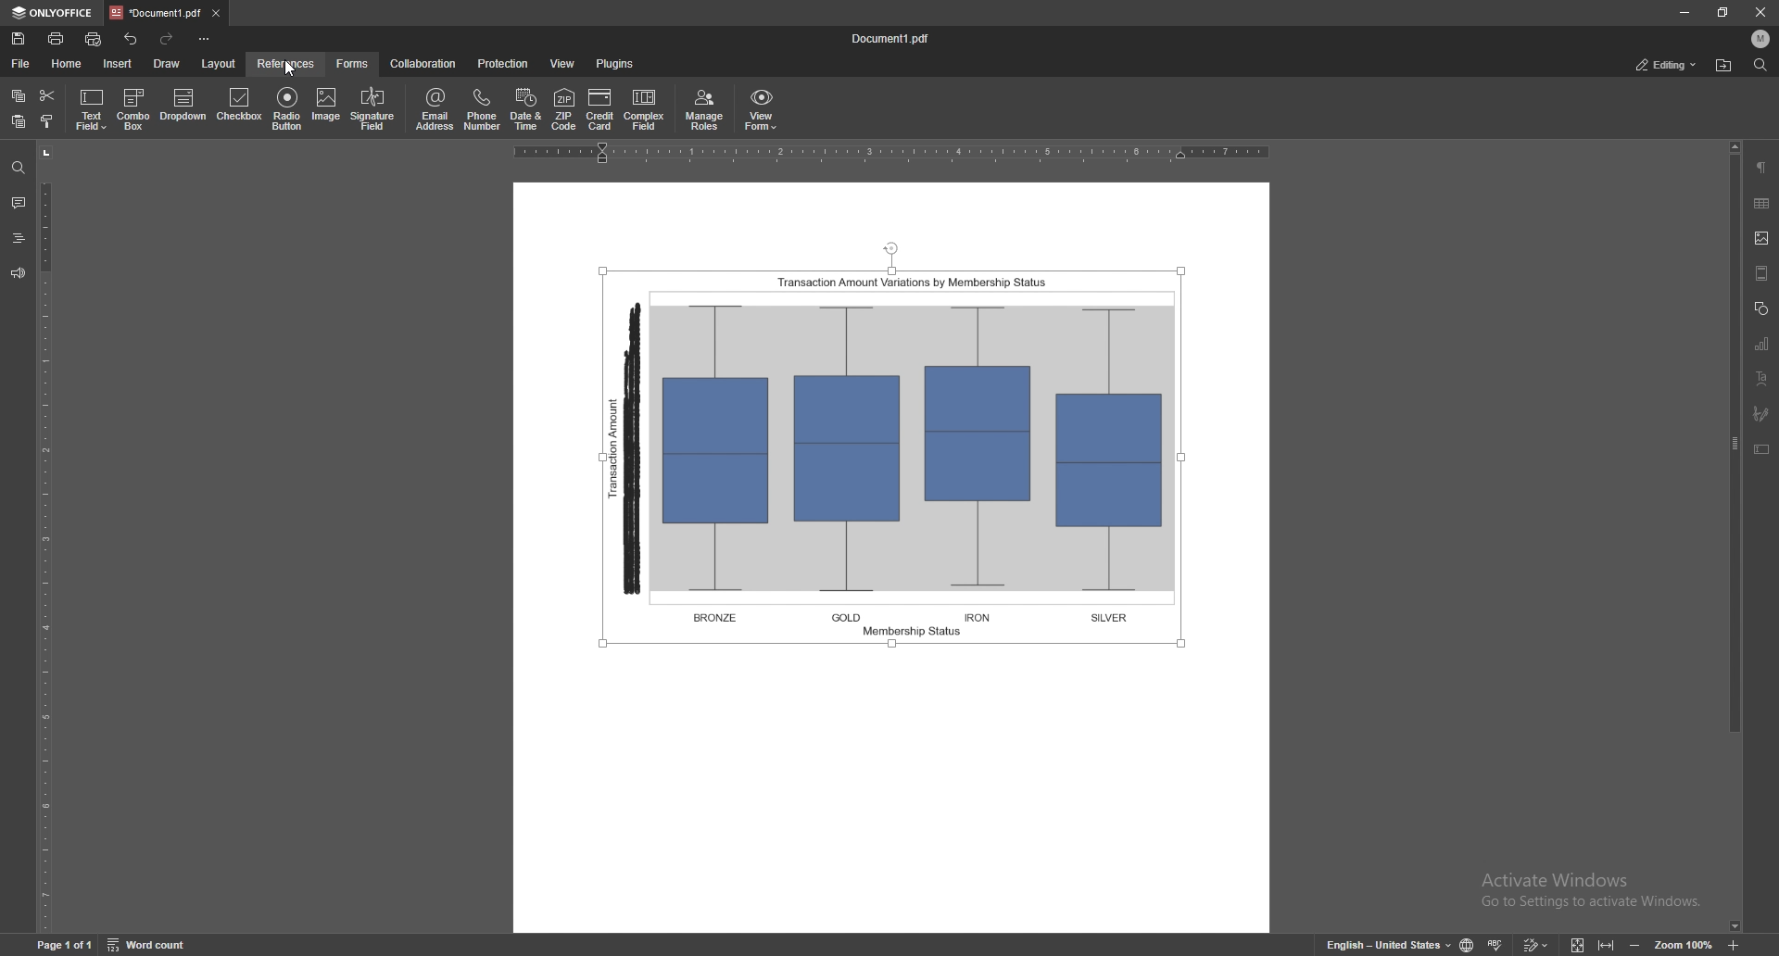 This screenshot has width=1779, height=956. I want to click on text box, so click(1762, 448).